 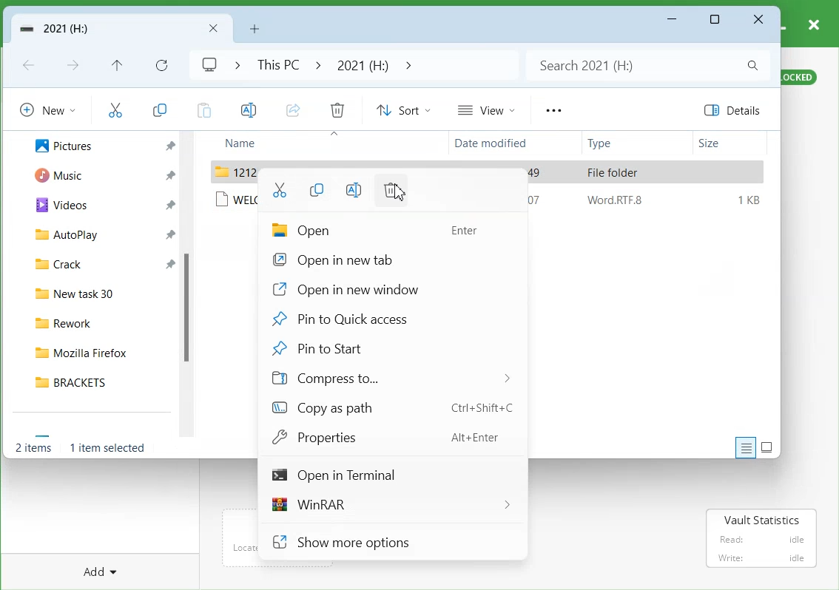 What do you see at coordinates (316, 189) in the screenshot?
I see `Copy` at bounding box center [316, 189].